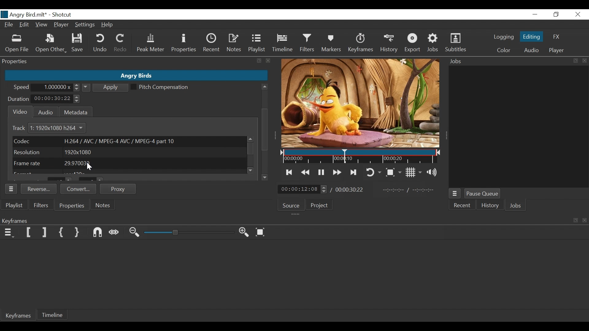 The width and height of the screenshot is (589, 331). What do you see at coordinates (118, 189) in the screenshot?
I see `Proxy` at bounding box center [118, 189].